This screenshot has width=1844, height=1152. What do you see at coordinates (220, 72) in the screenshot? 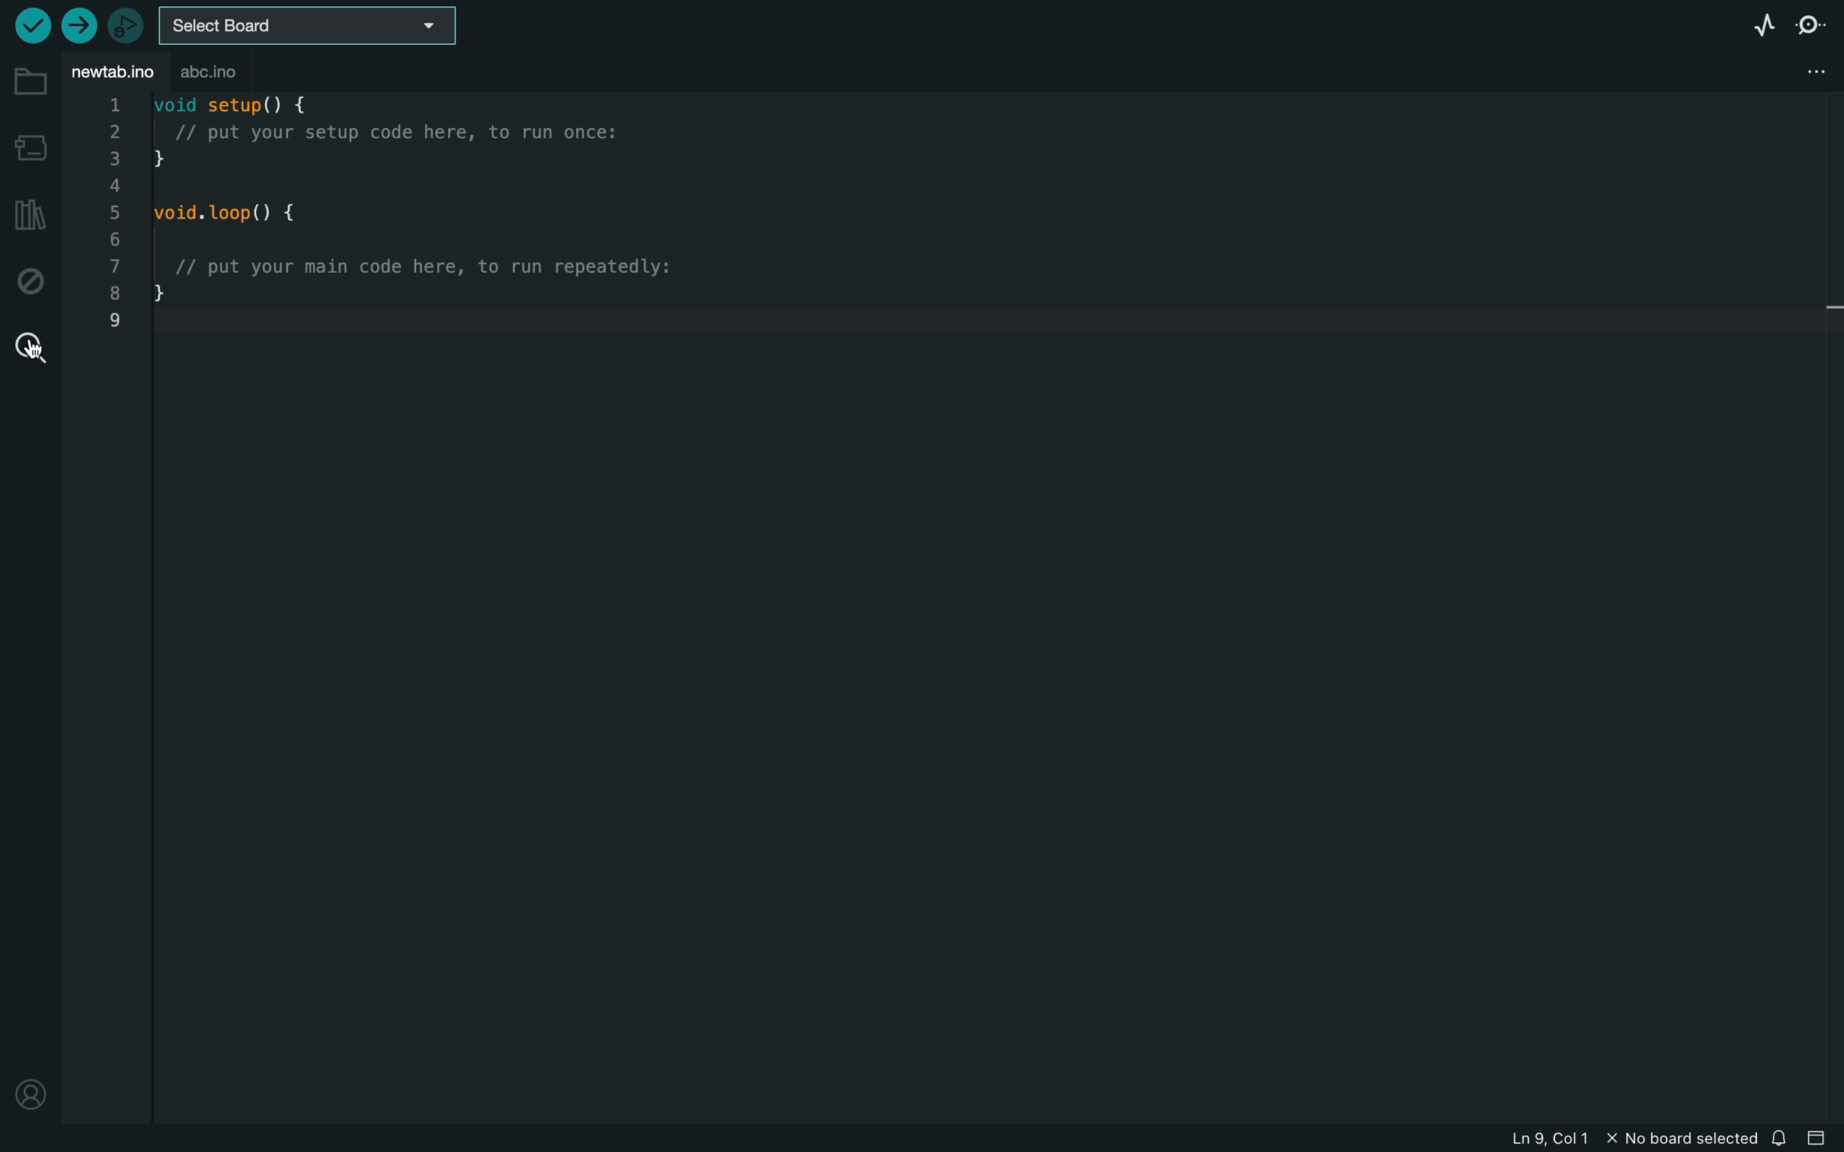
I see `abc` at bounding box center [220, 72].